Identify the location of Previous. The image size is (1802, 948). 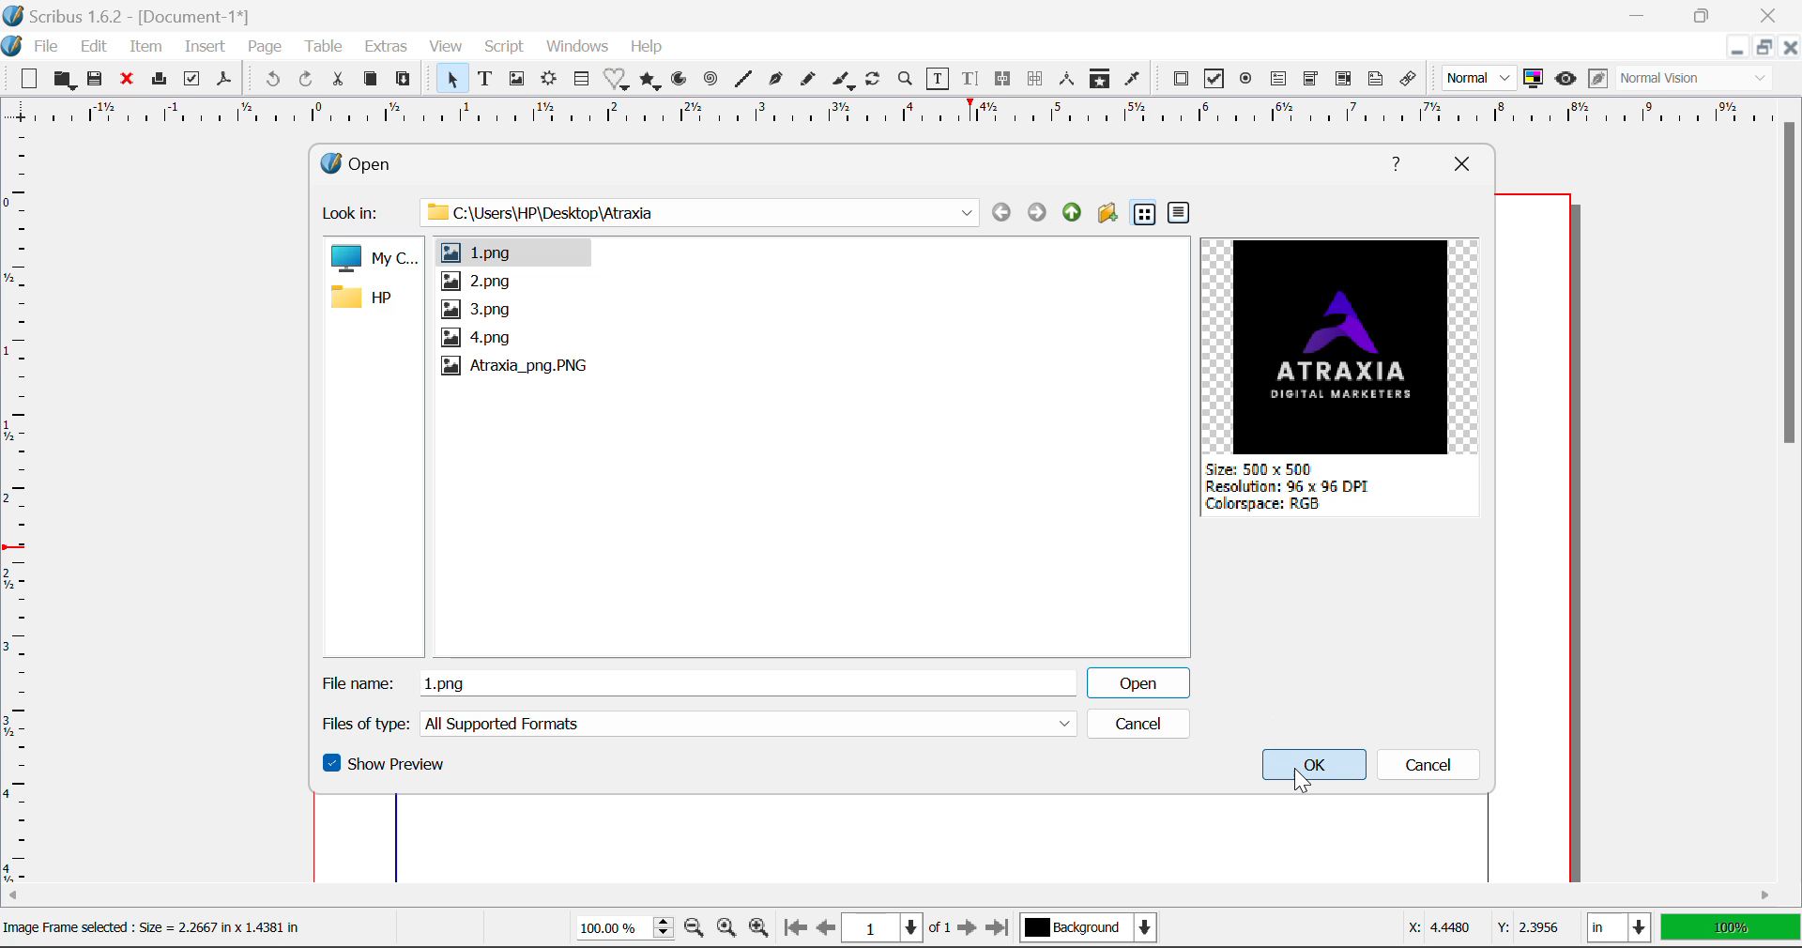
(1000, 212).